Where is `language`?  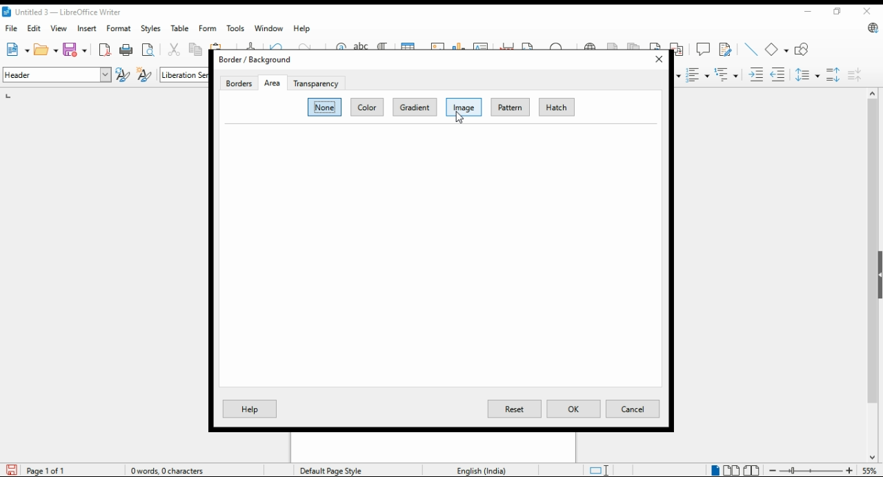 language is located at coordinates (480, 469).